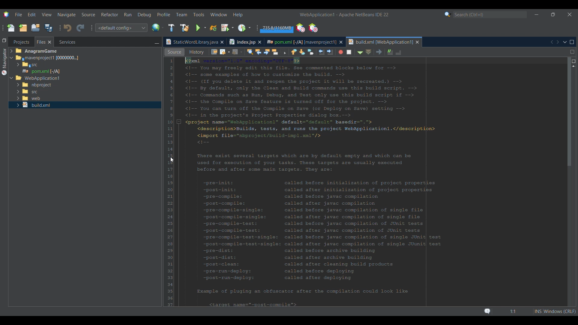 This screenshot has width=578, height=325. I want to click on Previous bookmark, so click(348, 51).